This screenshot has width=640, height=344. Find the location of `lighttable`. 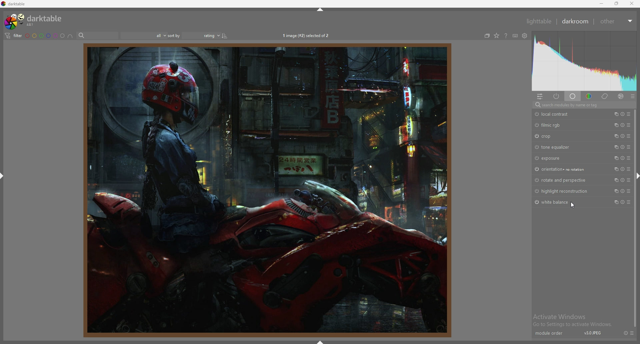

lighttable is located at coordinates (539, 21).